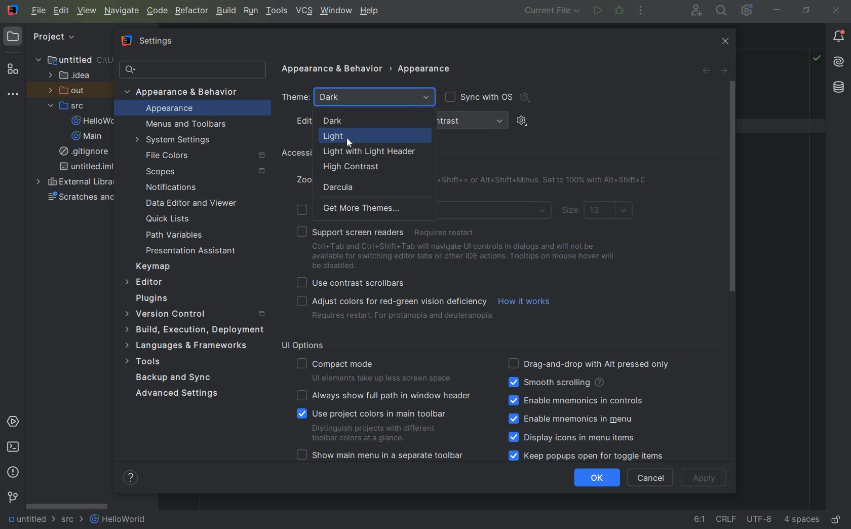 The width and height of the screenshot is (851, 529). What do you see at coordinates (598, 212) in the screenshot?
I see `Size:13` at bounding box center [598, 212].